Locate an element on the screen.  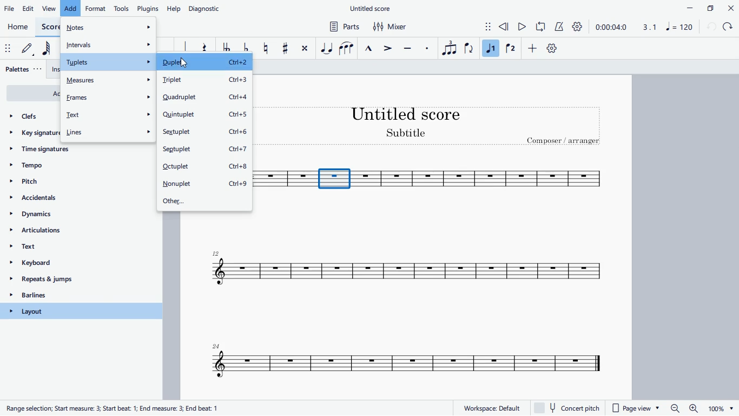
cursor is located at coordinates (183, 63).